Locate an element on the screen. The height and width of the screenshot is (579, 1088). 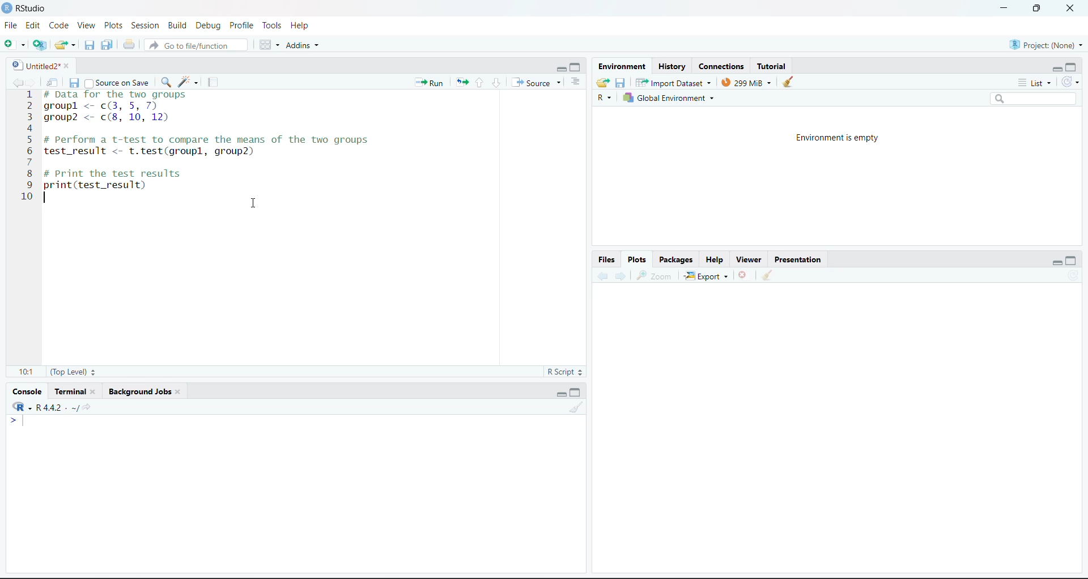
go forward to the next source location is located at coordinates (33, 82).